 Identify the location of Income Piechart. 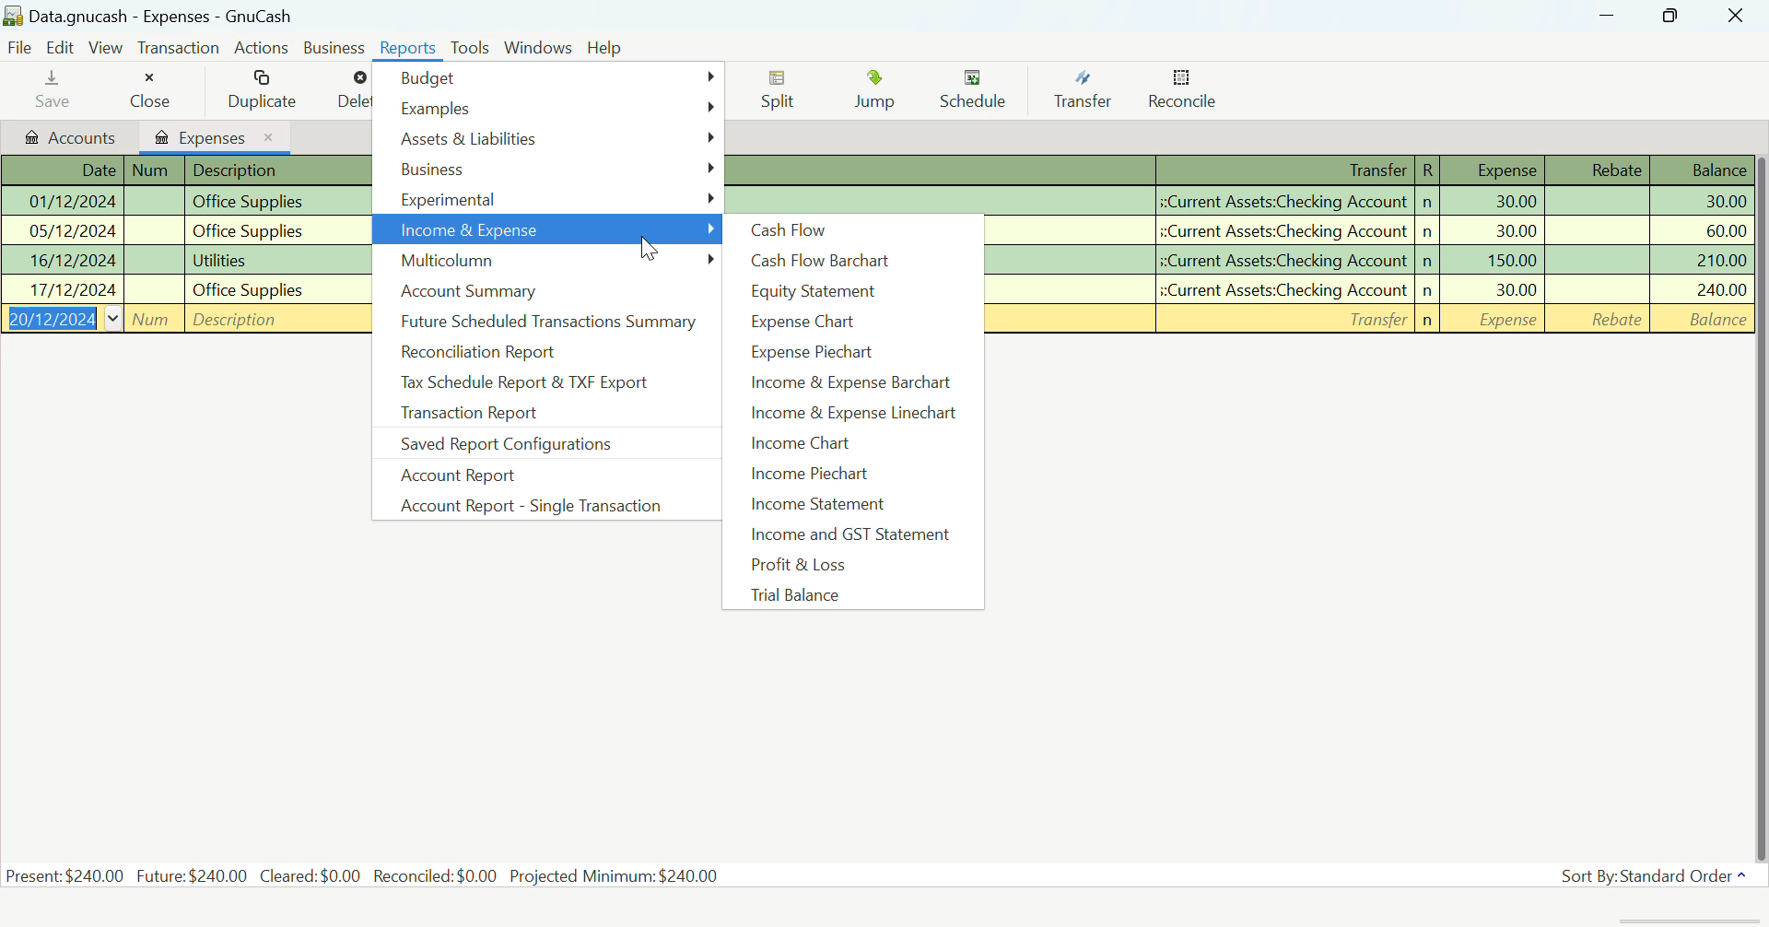
(849, 475).